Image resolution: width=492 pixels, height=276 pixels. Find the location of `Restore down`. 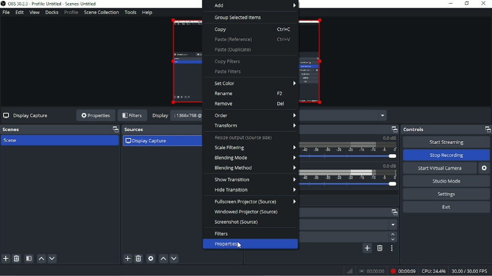

Restore down is located at coordinates (467, 4).